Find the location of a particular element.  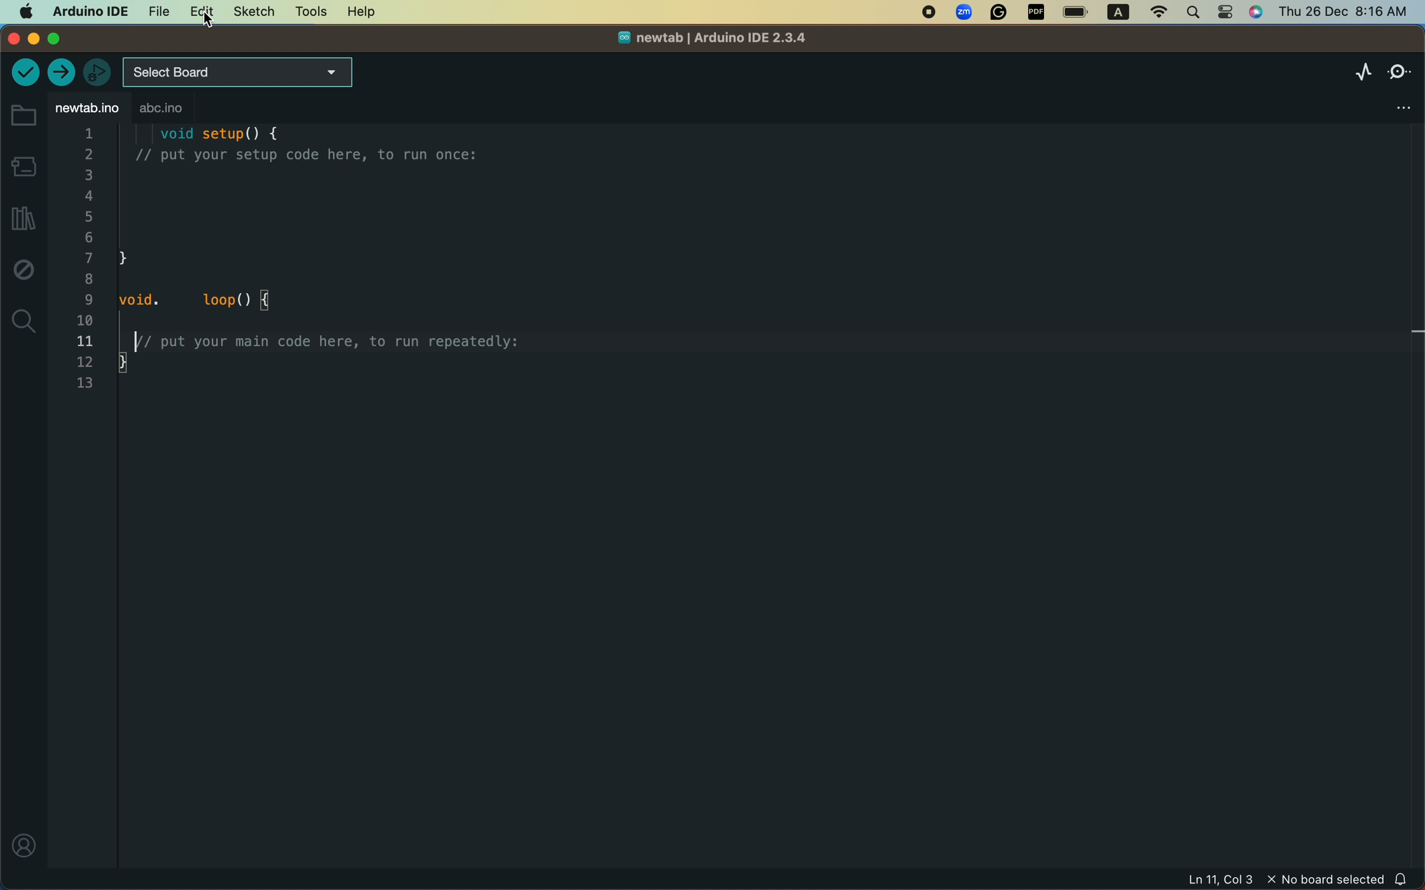

folder is located at coordinates (22, 116).